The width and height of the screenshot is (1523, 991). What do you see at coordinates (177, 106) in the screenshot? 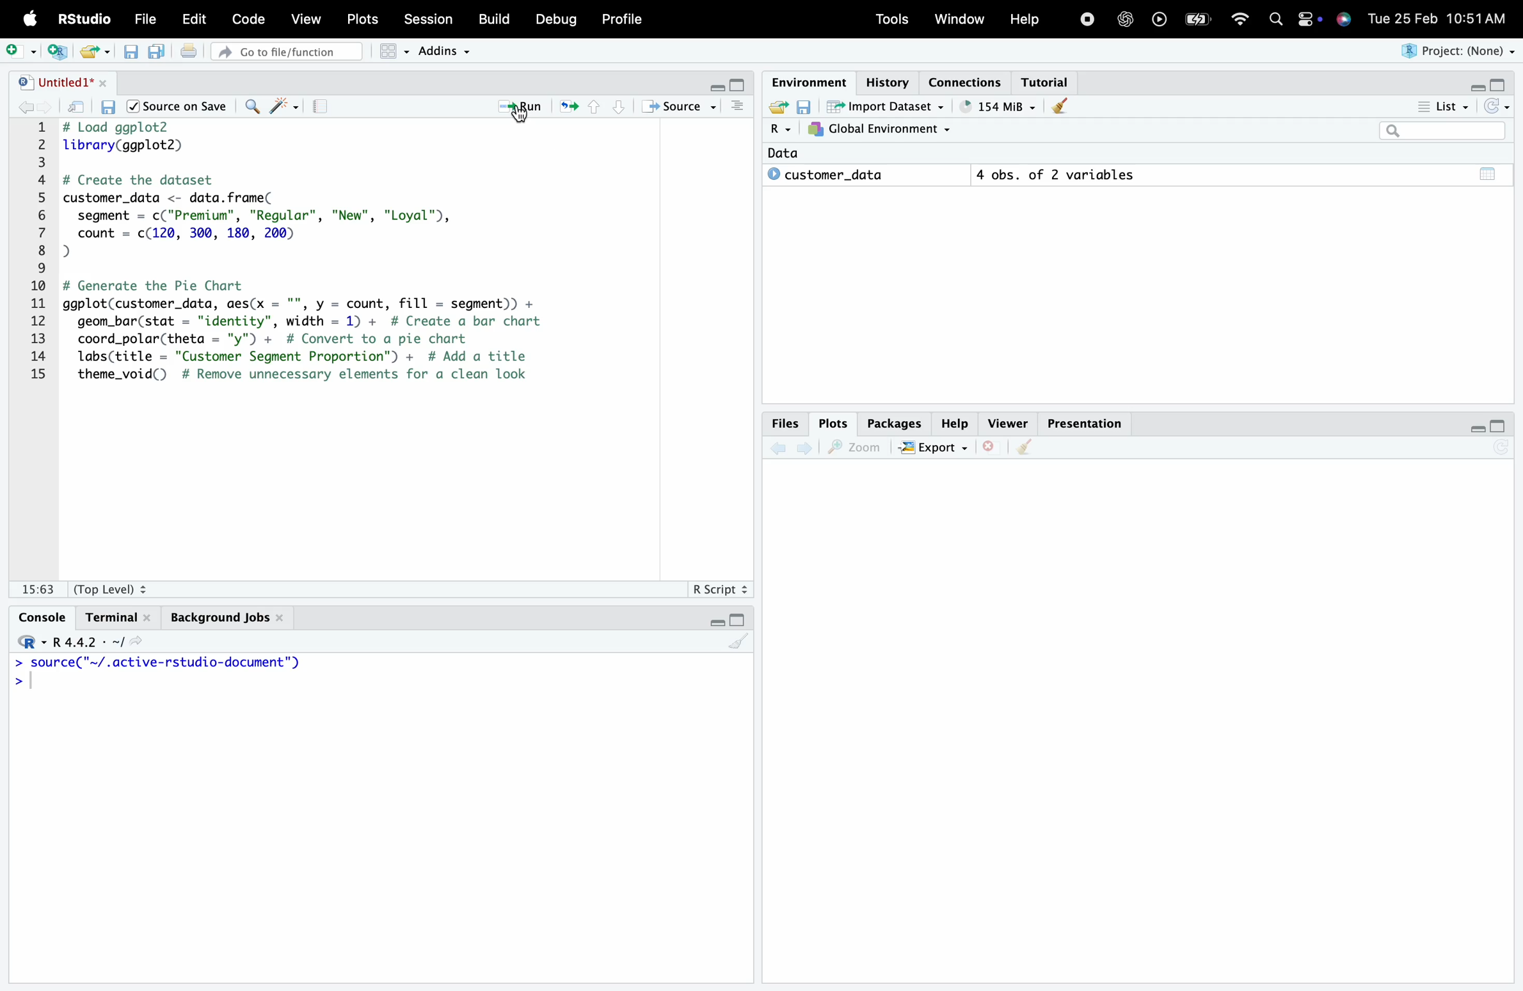
I see `/| Source on Save` at bounding box center [177, 106].